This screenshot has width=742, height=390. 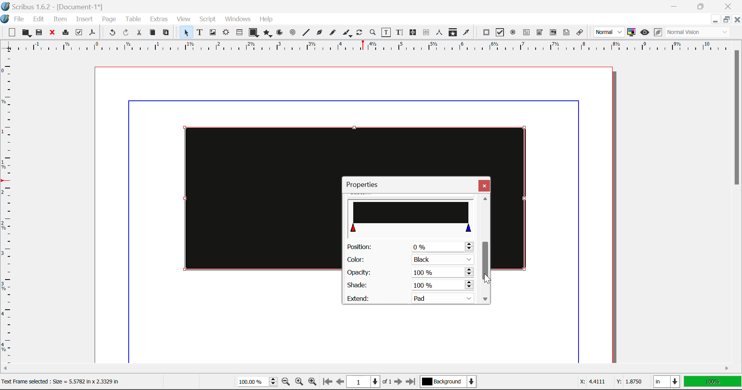 What do you see at coordinates (19, 20) in the screenshot?
I see `File` at bounding box center [19, 20].